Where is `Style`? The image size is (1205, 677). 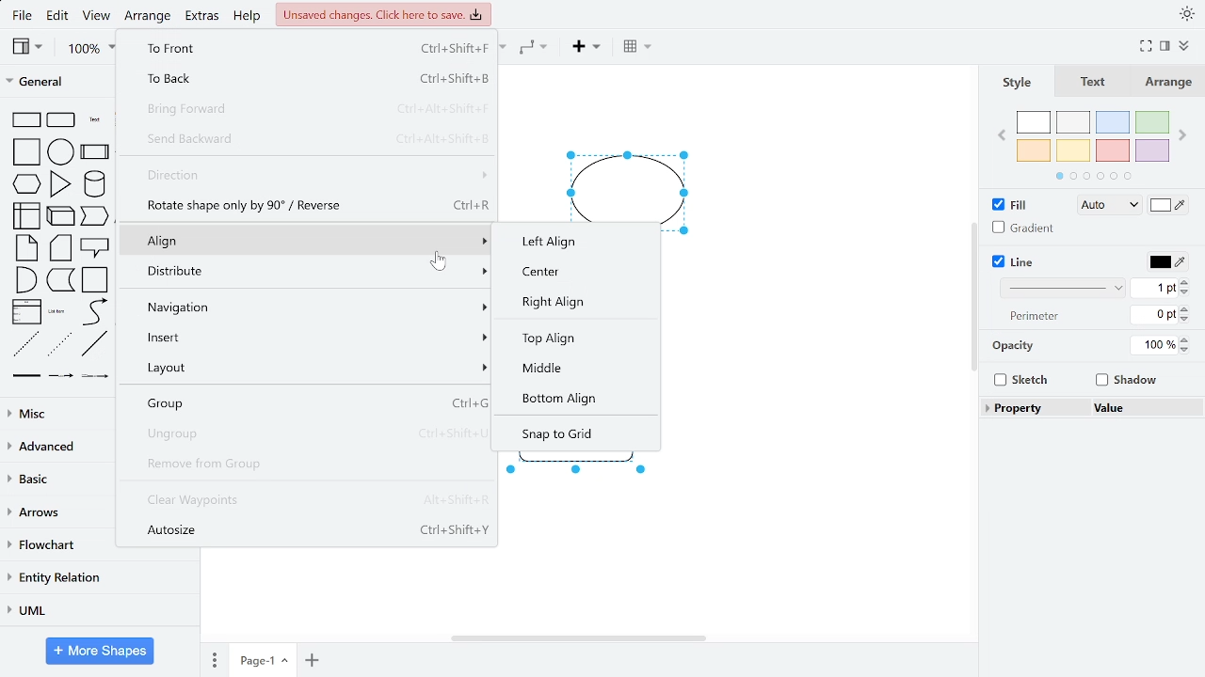
Style is located at coordinates (1018, 82).